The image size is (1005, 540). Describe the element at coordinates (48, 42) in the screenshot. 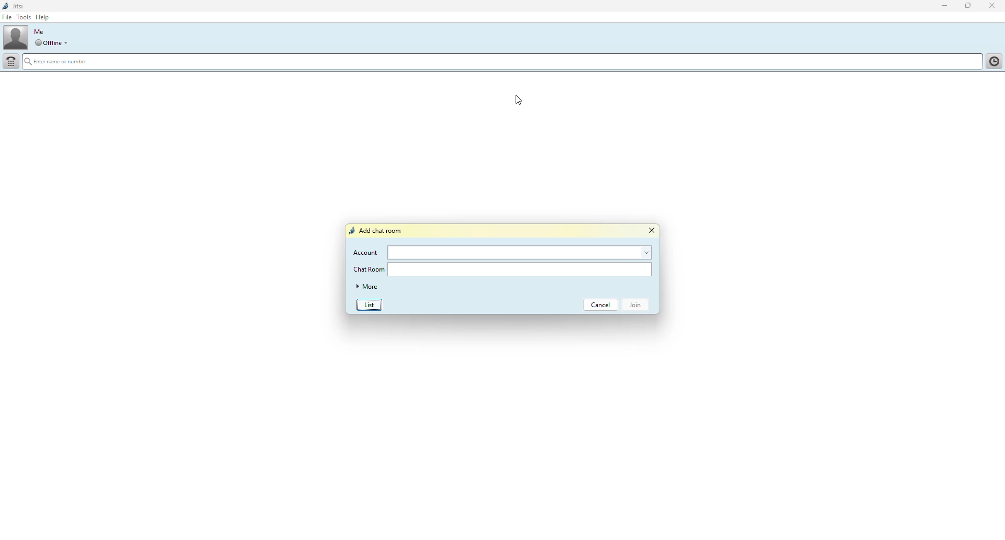

I see `offline` at that location.